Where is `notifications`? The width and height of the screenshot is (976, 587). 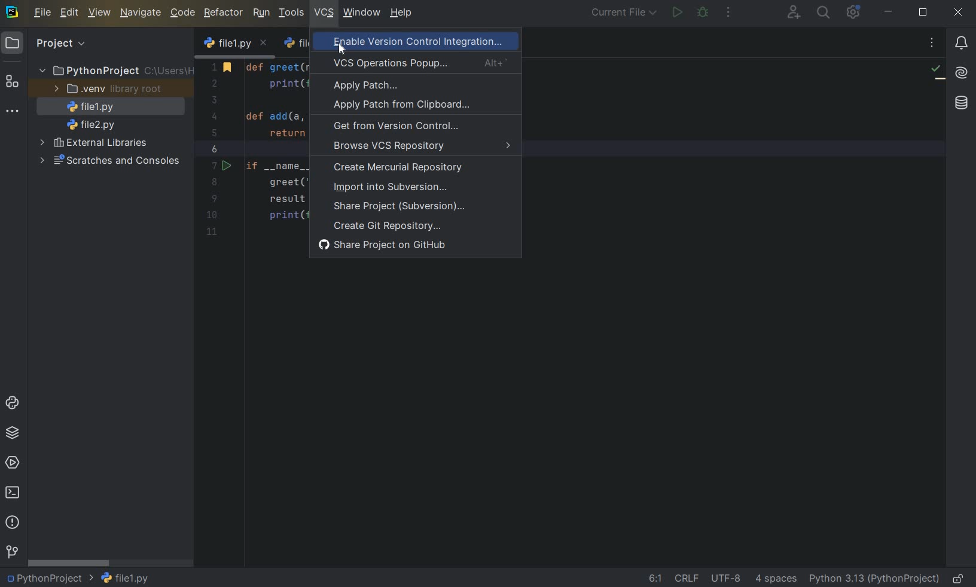
notifications is located at coordinates (962, 43).